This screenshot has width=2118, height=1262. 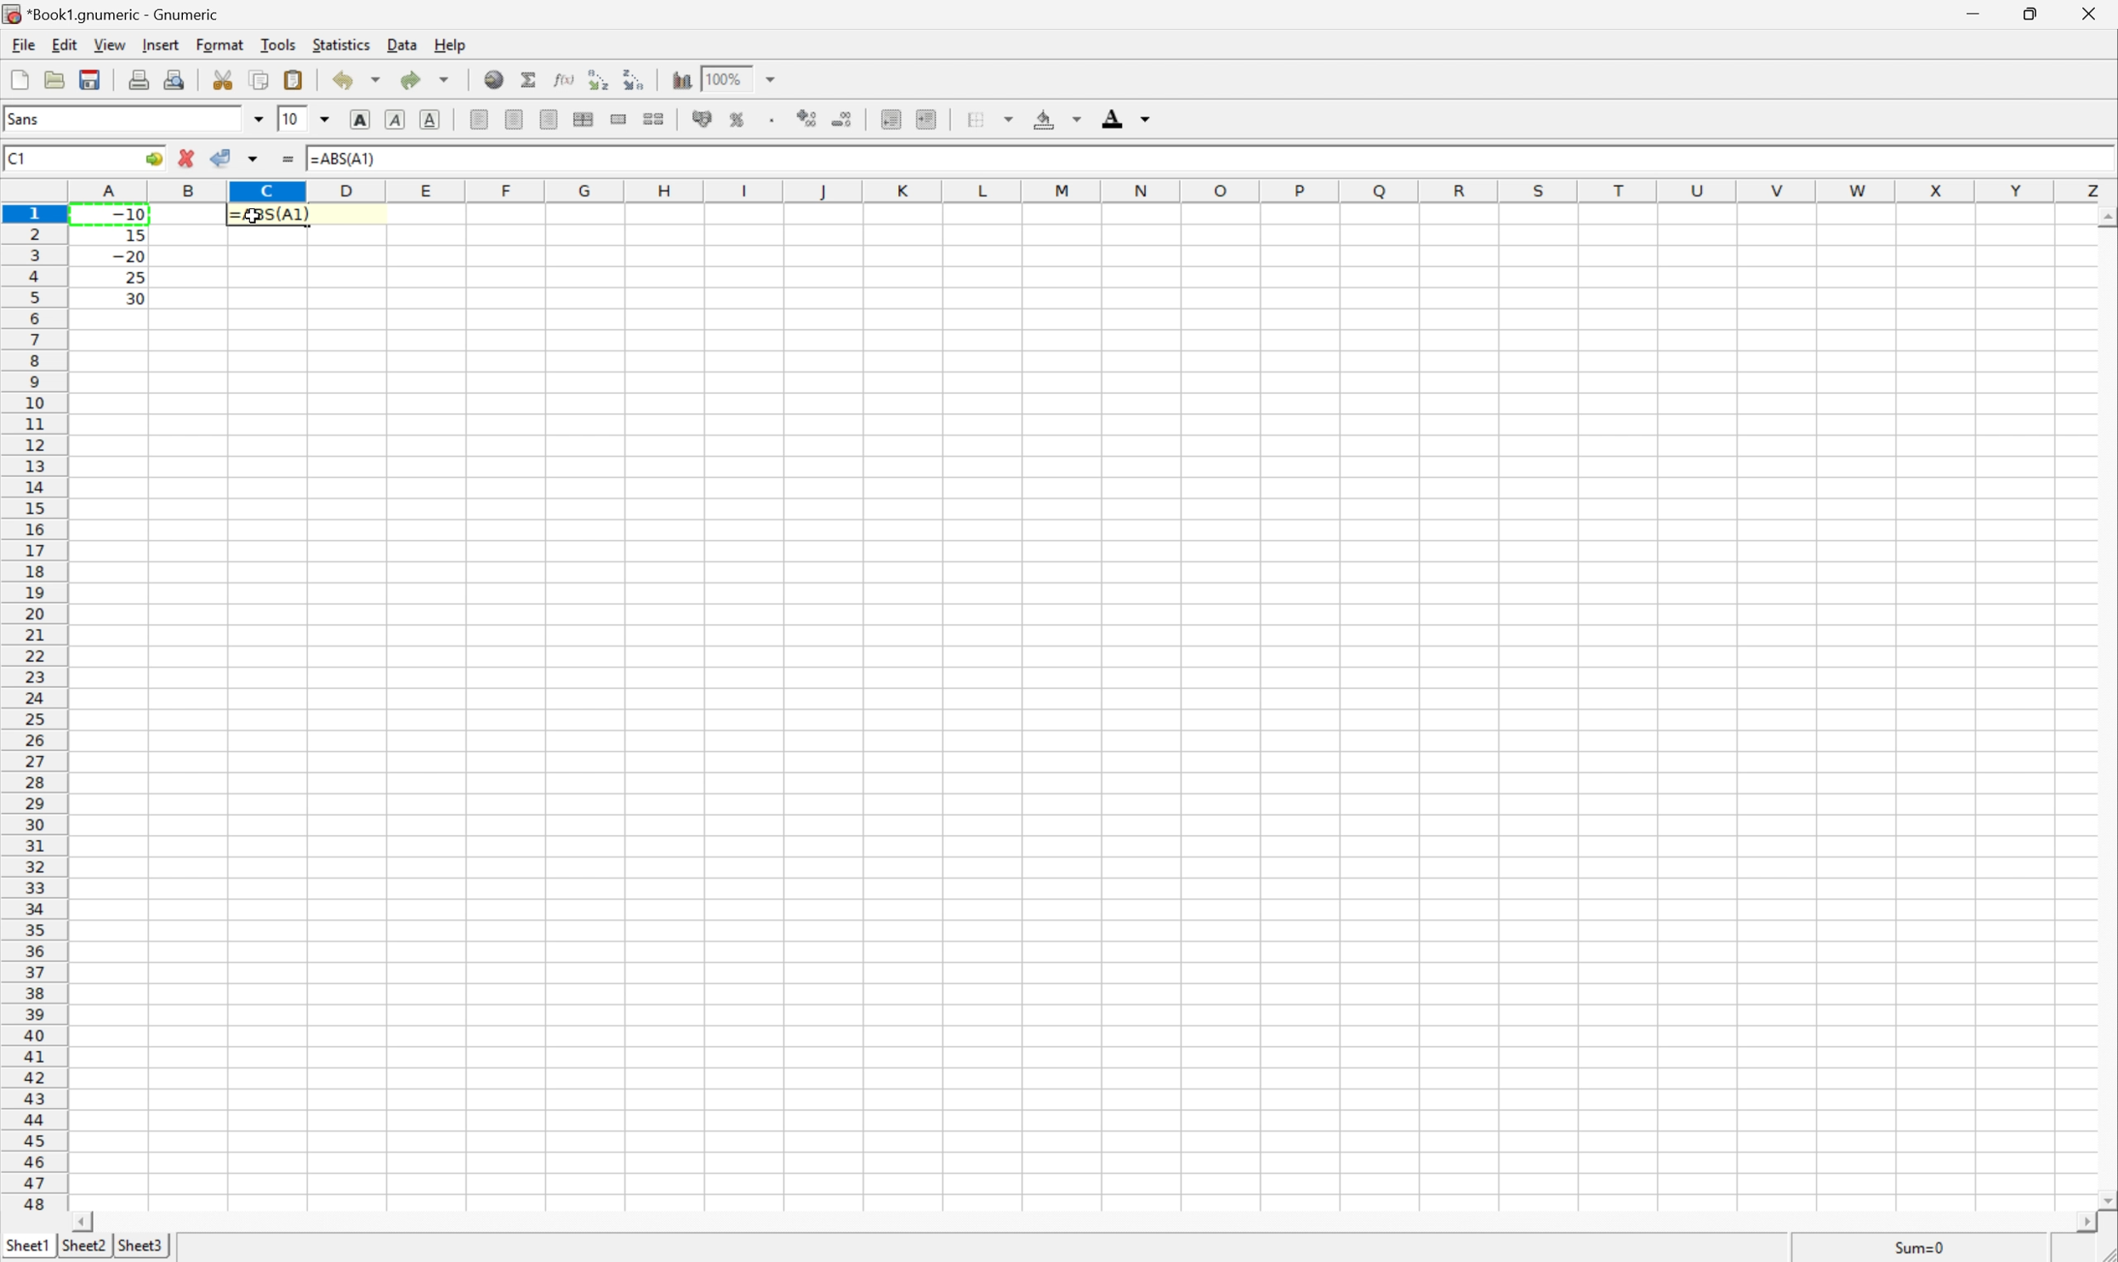 What do you see at coordinates (16, 158) in the screenshot?
I see `C1` at bounding box center [16, 158].